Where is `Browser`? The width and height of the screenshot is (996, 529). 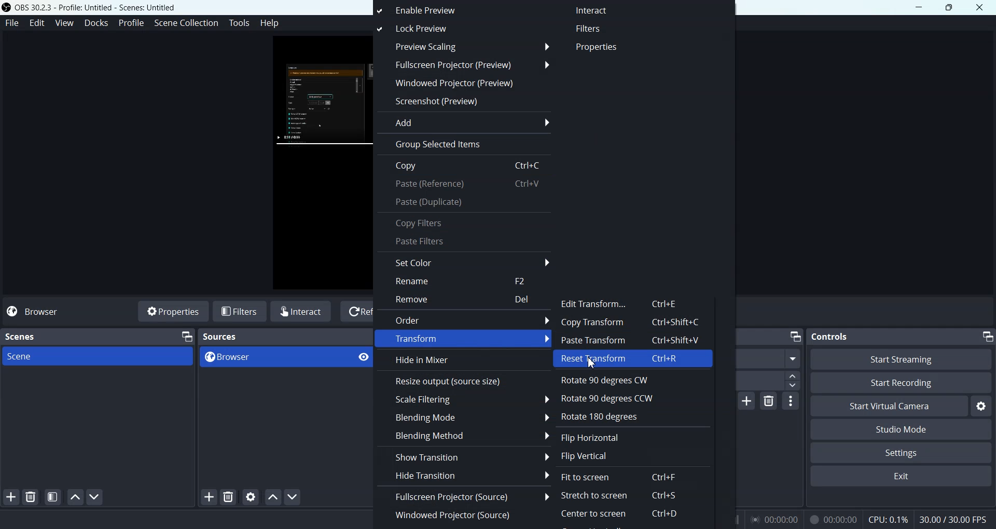 Browser is located at coordinates (272, 357).